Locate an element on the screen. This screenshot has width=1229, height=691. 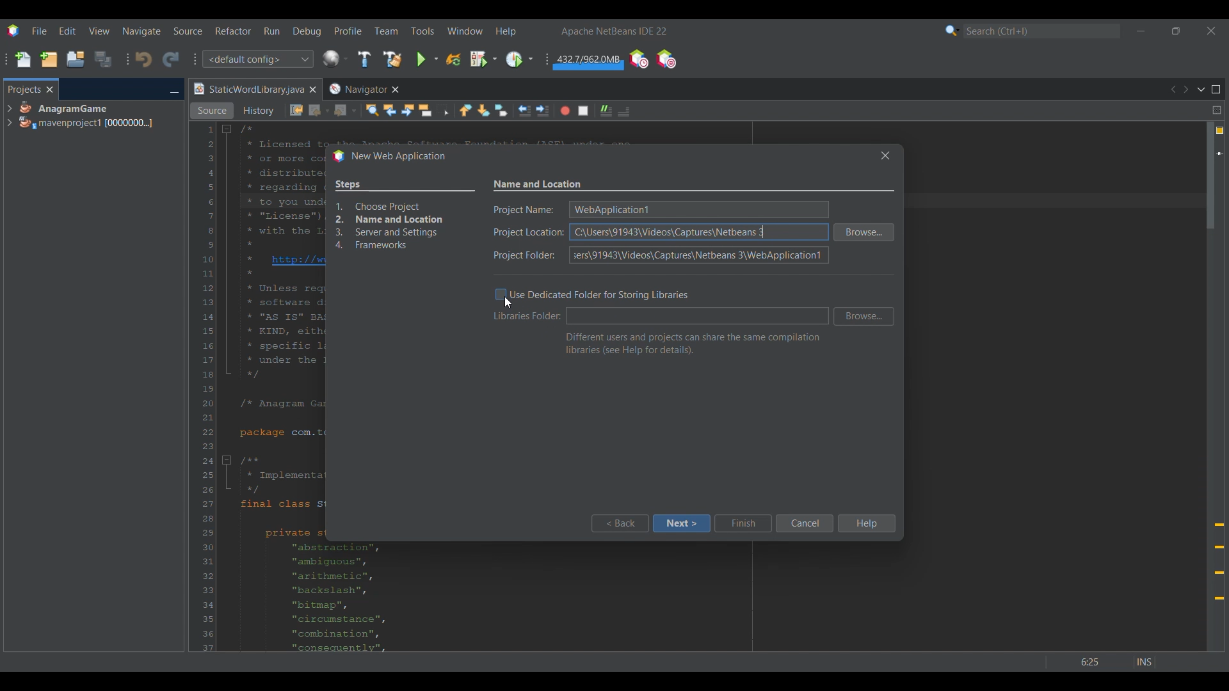
Show in smaller tab is located at coordinates (1176, 31).